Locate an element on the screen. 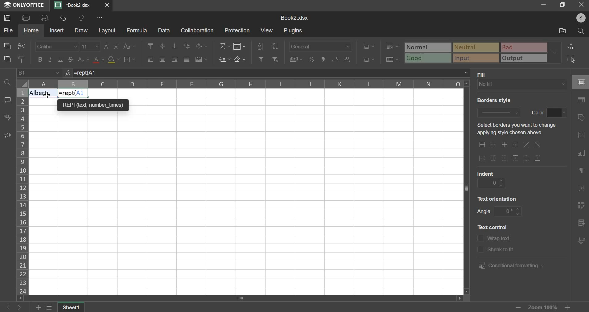 This screenshot has height=312, width=589. text is located at coordinates (500, 239).